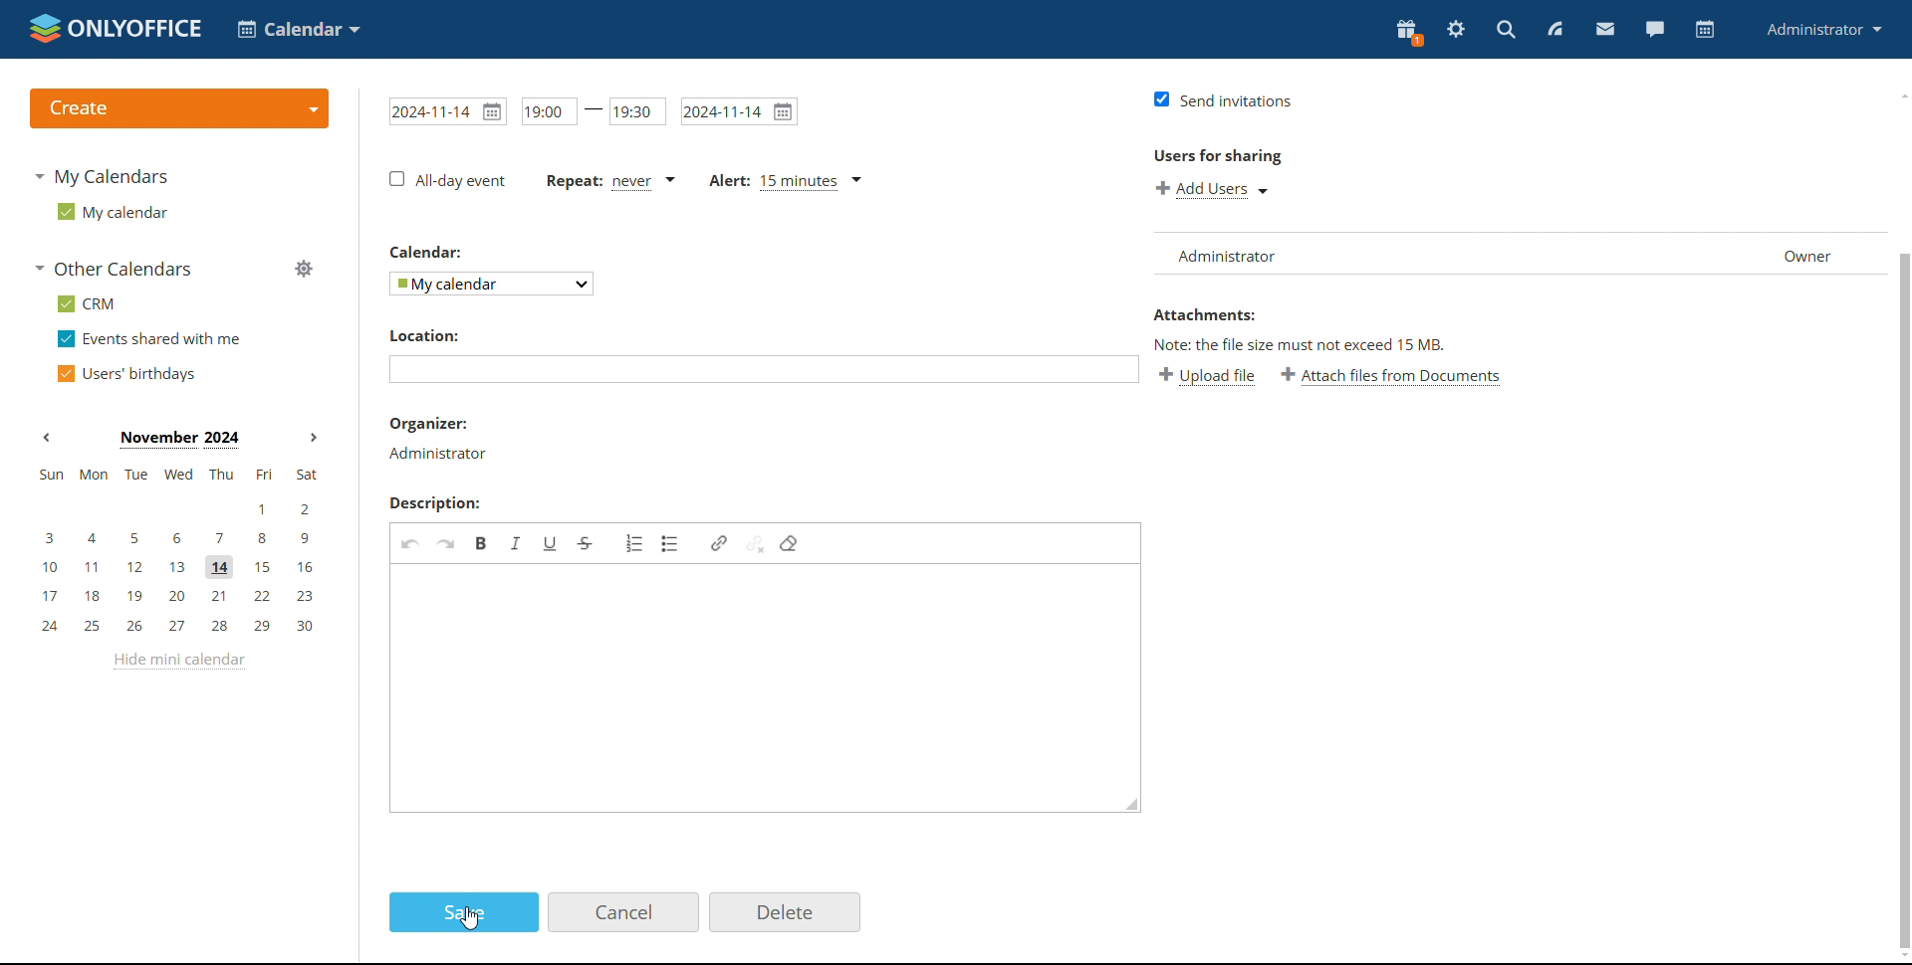  I want to click on profile, so click(1824, 29).